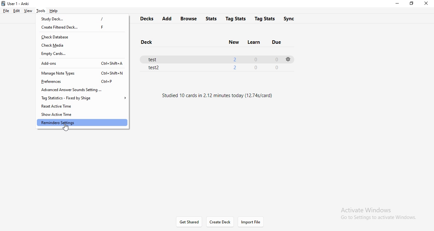  Describe the element at coordinates (148, 43) in the screenshot. I see `deck` at that location.